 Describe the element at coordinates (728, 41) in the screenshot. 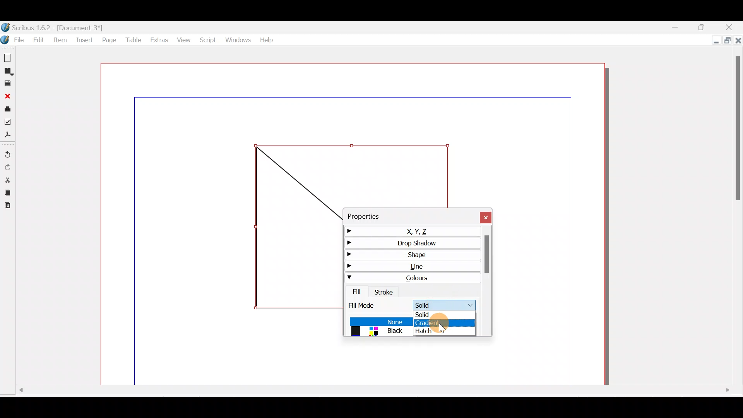

I see `Maximise` at that location.